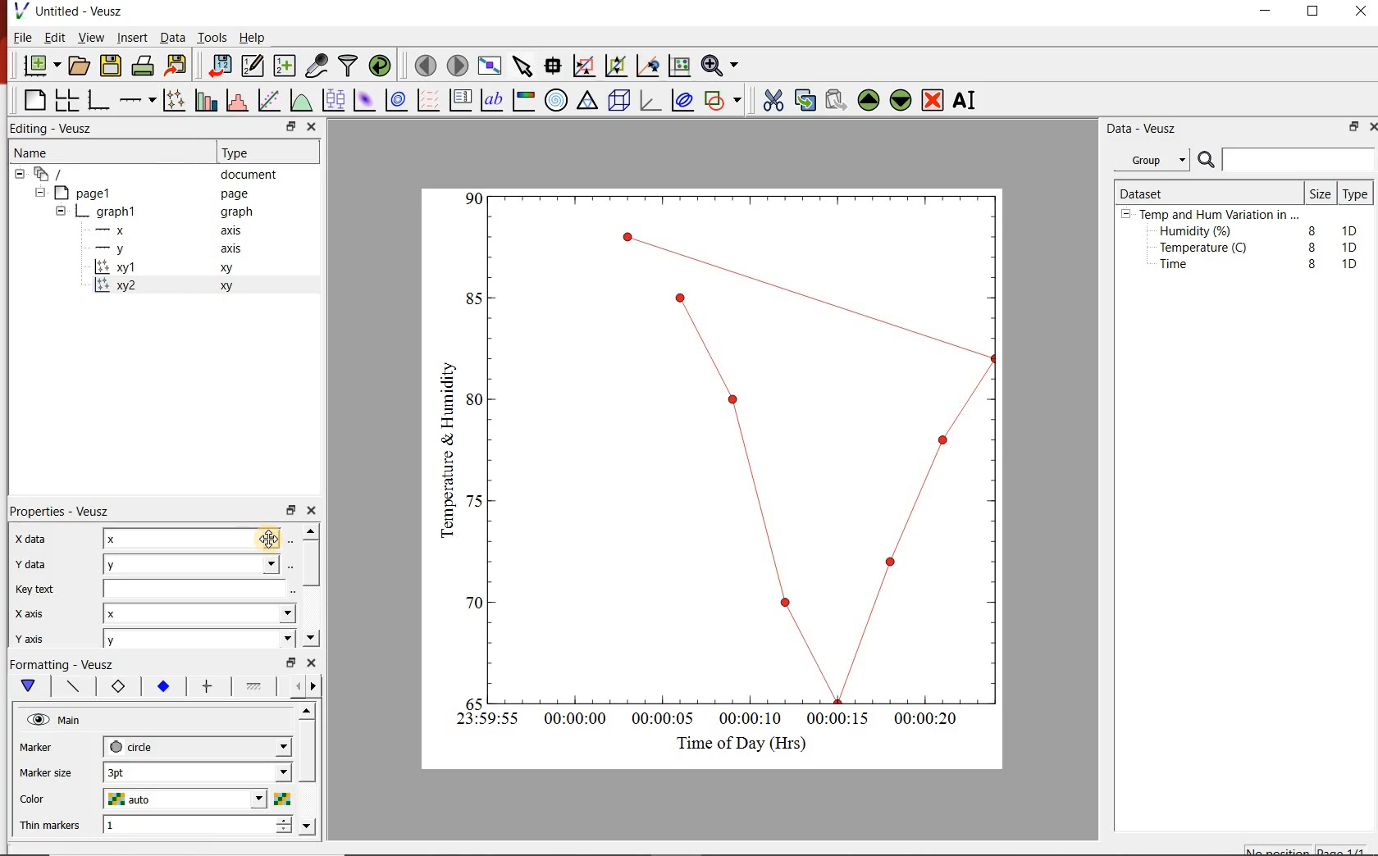 The width and height of the screenshot is (1378, 856). I want to click on close, so click(1370, 126).